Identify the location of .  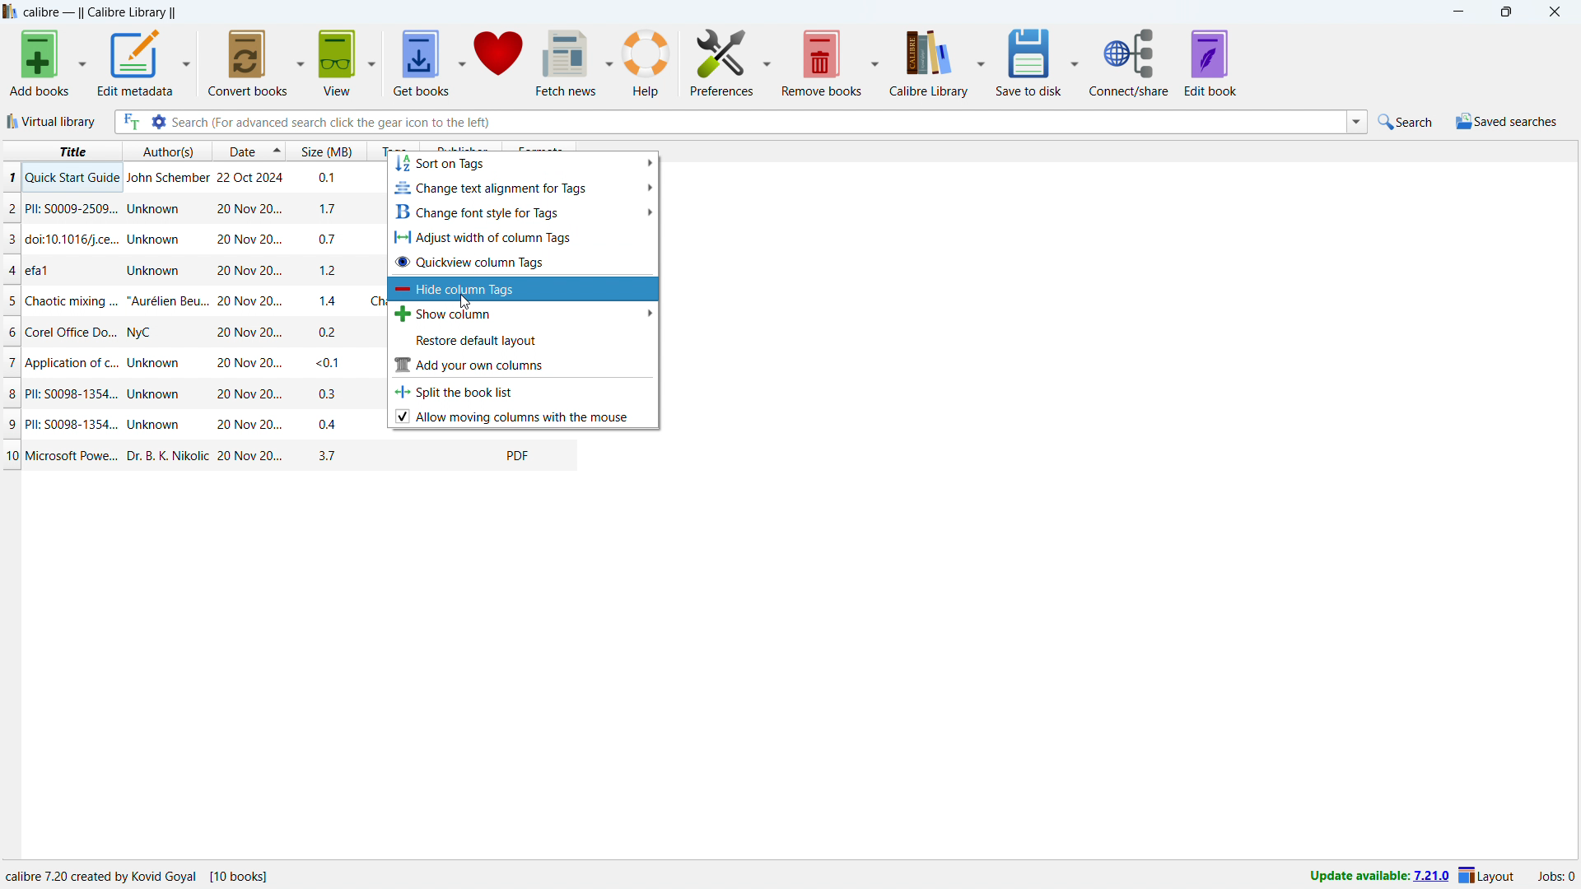
(499, 61).